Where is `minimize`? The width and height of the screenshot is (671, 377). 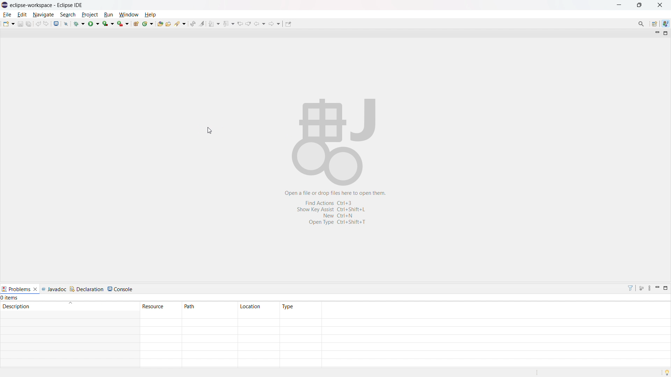 minimize is located at coordinates (620, 5).